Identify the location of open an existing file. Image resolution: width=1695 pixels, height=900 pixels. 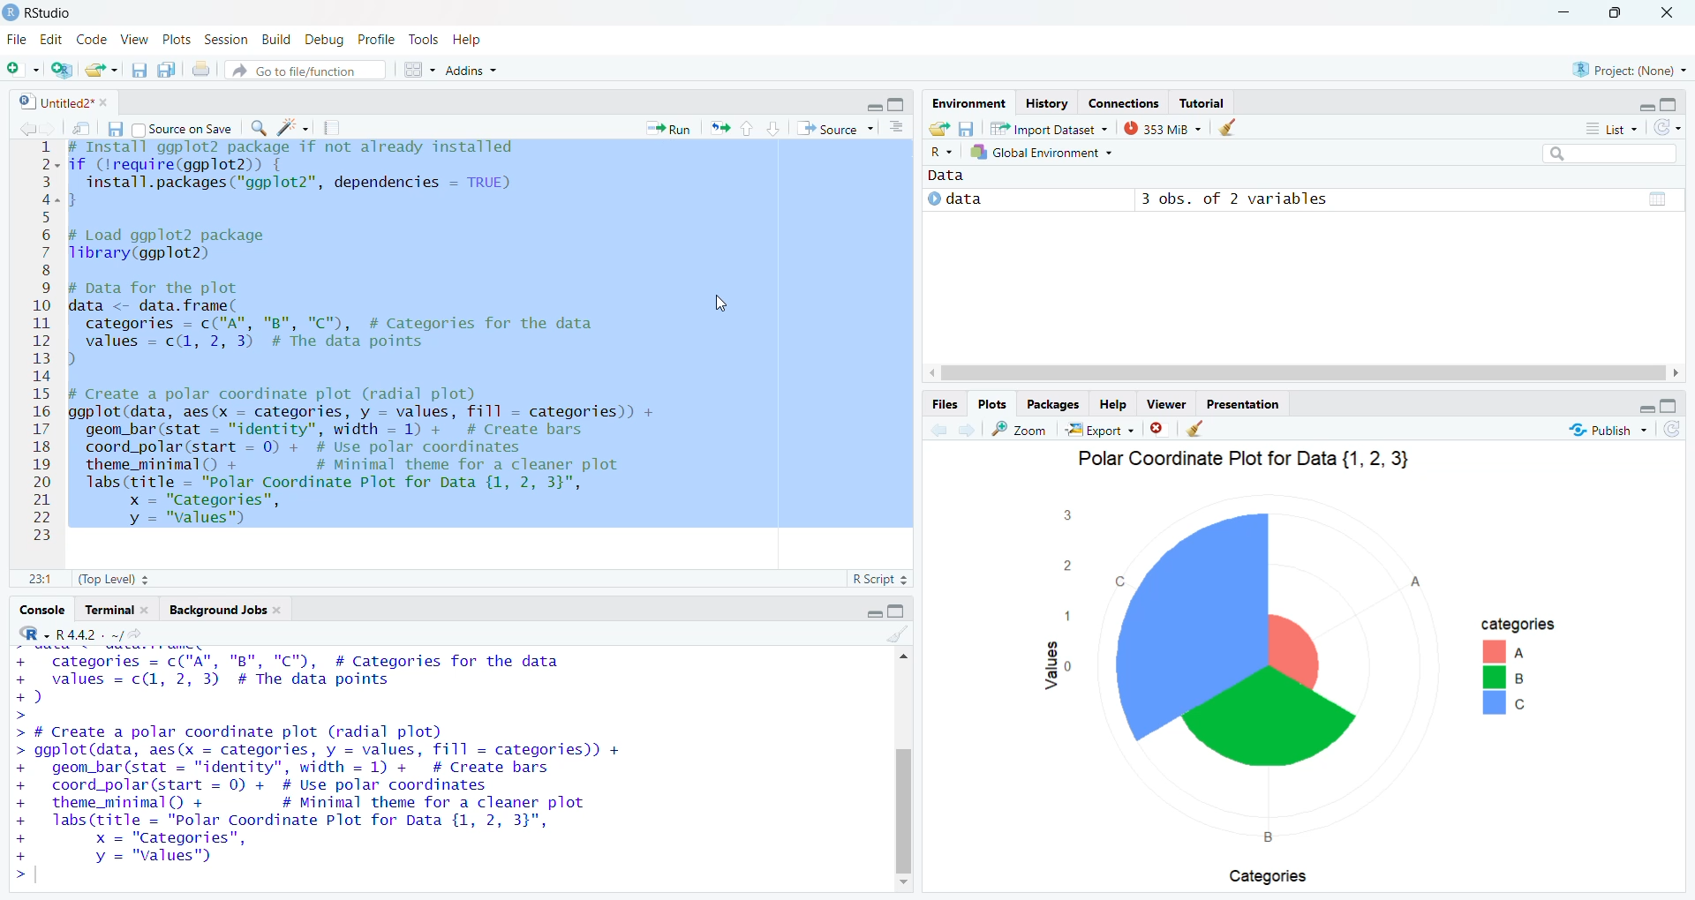
(102, 70).